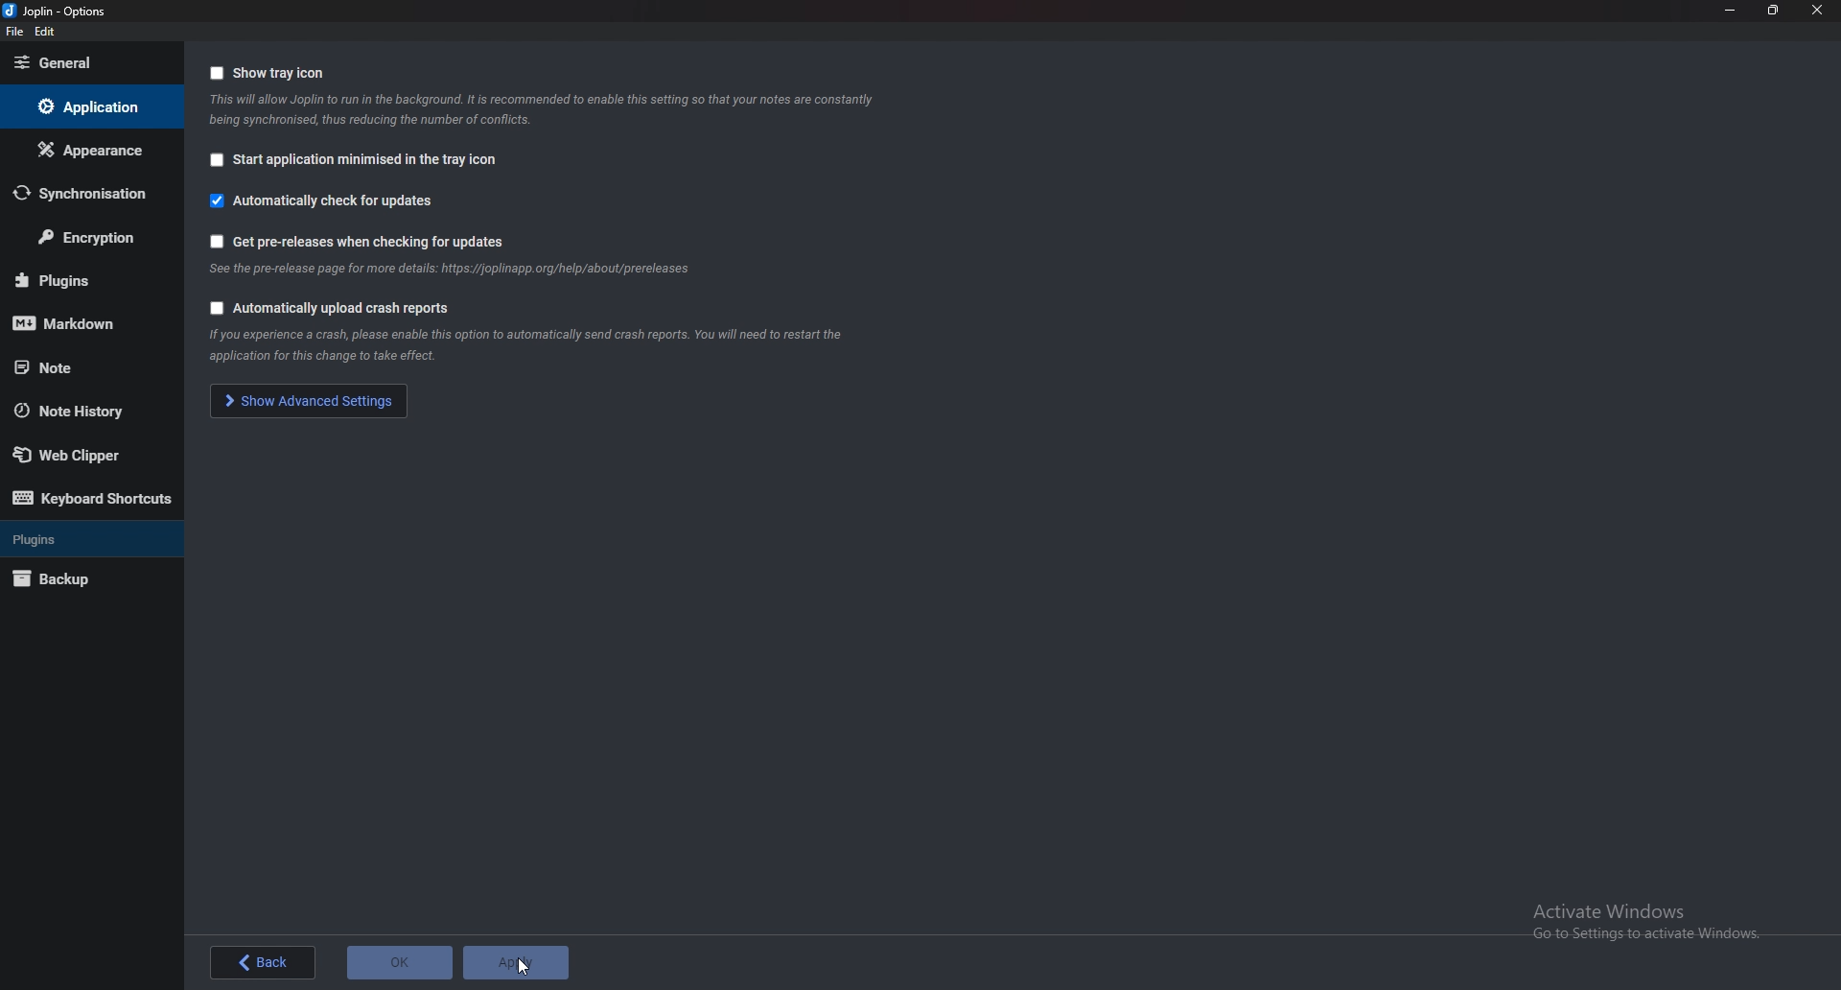  I want to click on Synchronization, so click(84, 194).